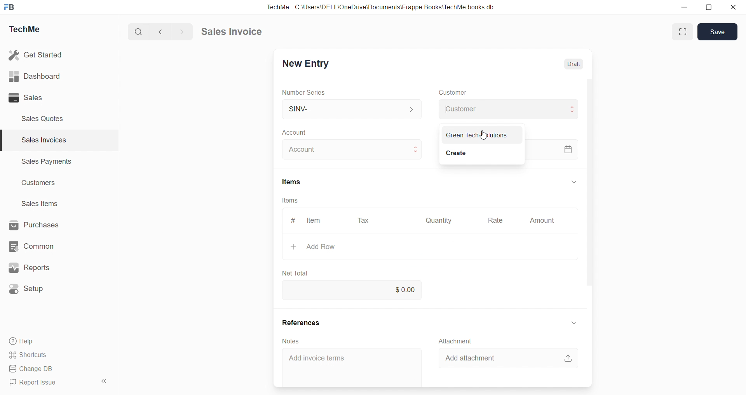 This screenshot has height=395, width=746. I want to click on Account, so click(353, 149).